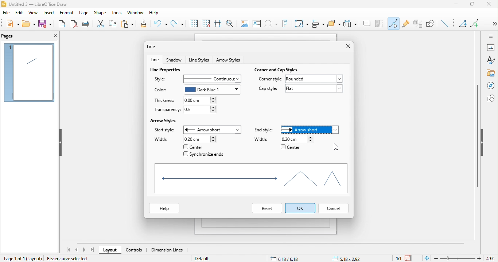 Image resolution: width=498 pixels, height=262 pixels. Describe the element at coordinates (466, 258) in the screenshot. I see `zoom` at that location.